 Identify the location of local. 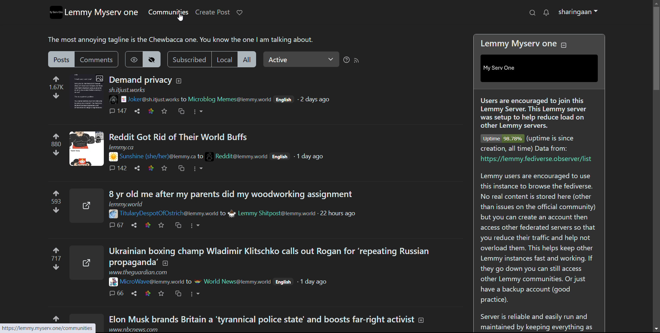
(224, 59).